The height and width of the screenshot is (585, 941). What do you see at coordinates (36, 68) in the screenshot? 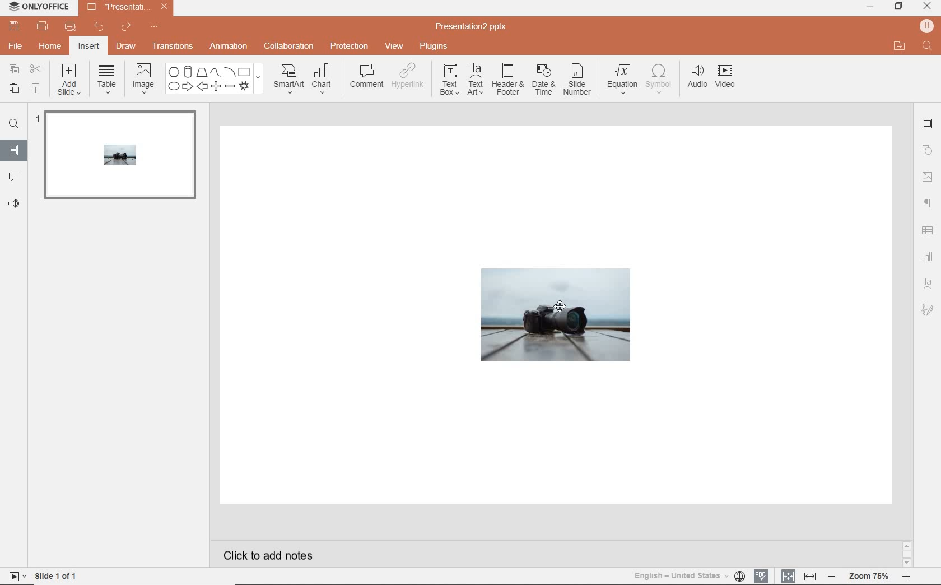
I see `cut` at bounding box center [36, 68].